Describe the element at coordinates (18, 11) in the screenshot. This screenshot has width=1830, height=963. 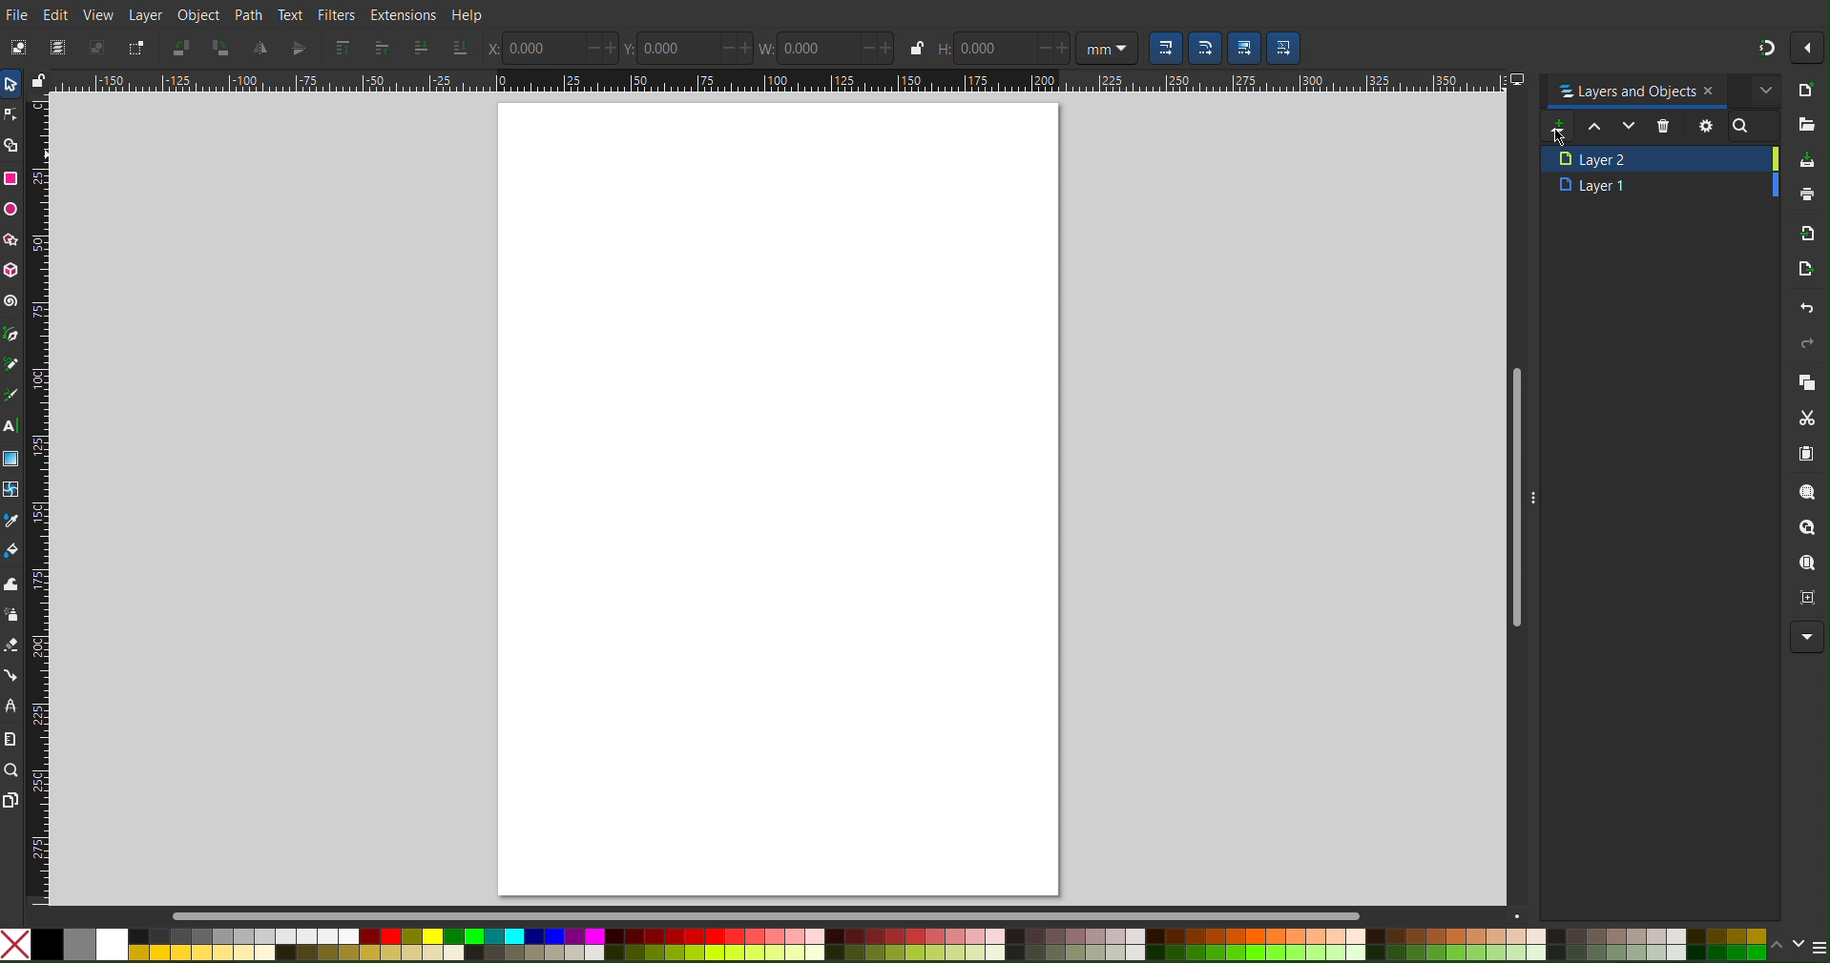
I see `File` at that location.